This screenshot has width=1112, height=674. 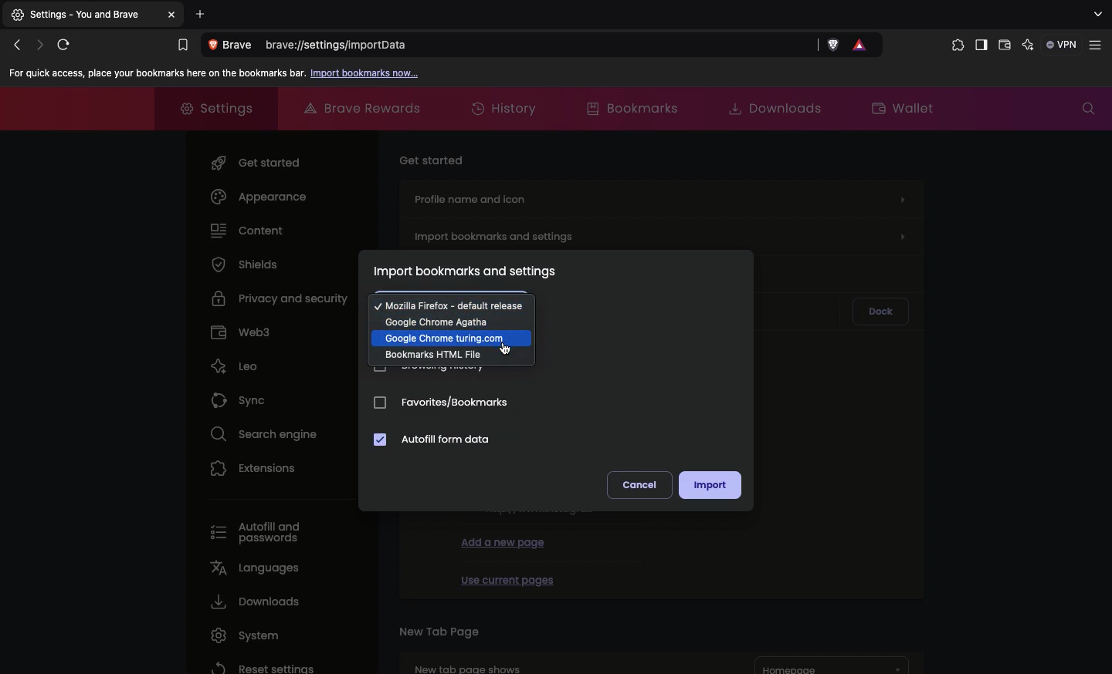 What do you see at coordinates (262, 534) in the screenshot?
I see `Autofill and passwords` at bounding box center [262, 534].